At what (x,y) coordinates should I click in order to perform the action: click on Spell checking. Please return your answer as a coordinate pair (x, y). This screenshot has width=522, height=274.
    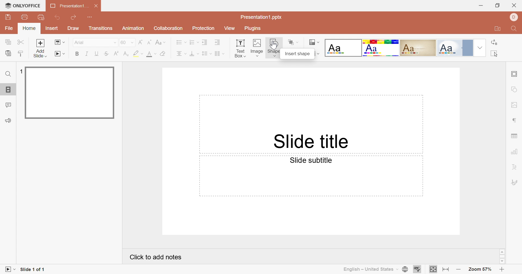
    Looking at the image, I should click on (416, 269).